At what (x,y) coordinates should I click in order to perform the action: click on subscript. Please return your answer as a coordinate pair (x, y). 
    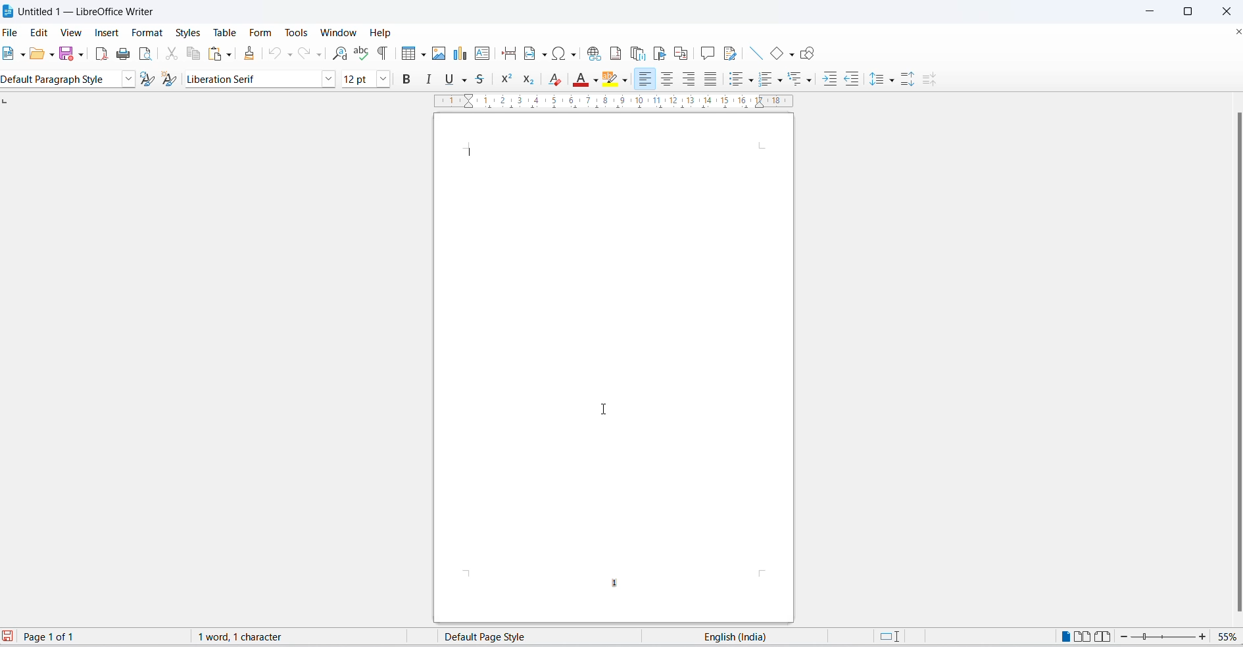
    Looking at the image, I should click on (531, 80).